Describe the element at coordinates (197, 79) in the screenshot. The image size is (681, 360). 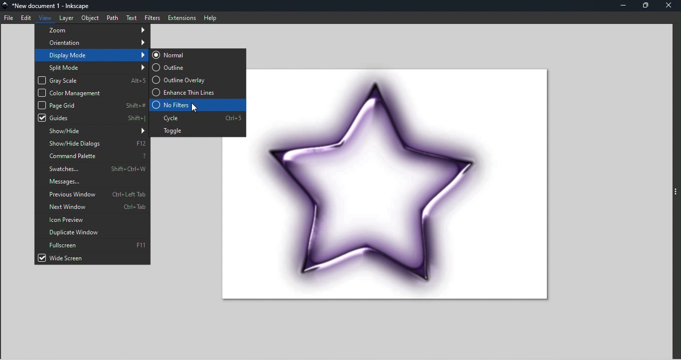
I see `Outline overlay` at that location.